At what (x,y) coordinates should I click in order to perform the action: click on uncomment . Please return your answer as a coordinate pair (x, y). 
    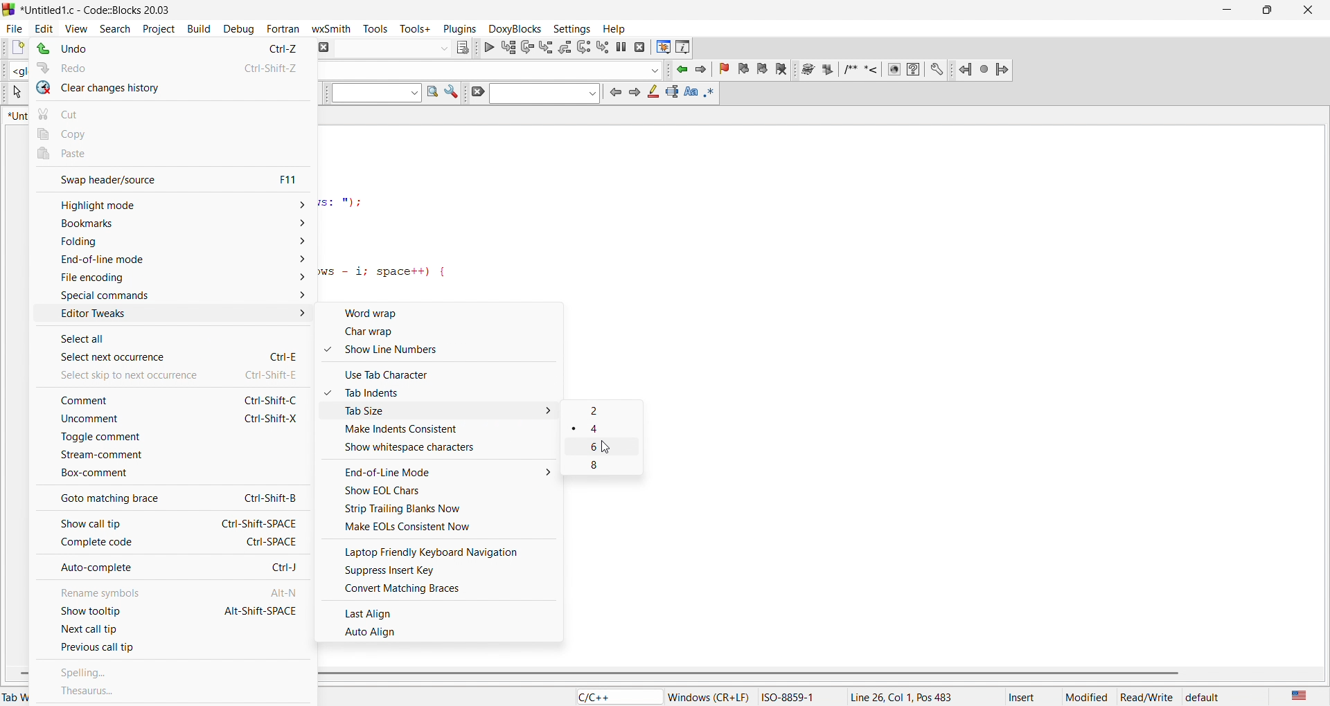
    Looking at the image, I should click on (116, 421).